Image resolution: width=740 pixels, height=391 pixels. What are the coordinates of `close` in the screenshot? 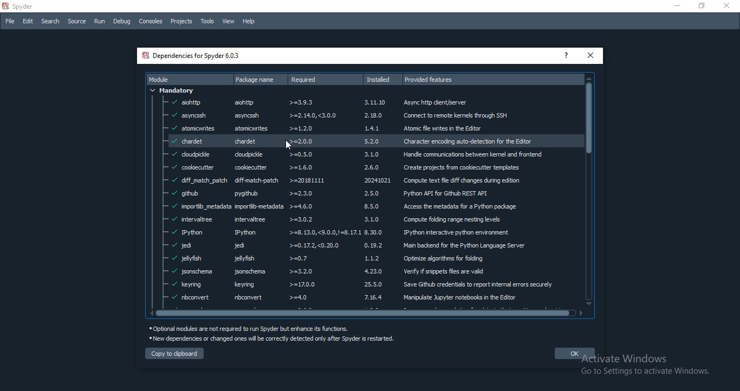 It's located at (590, 55).